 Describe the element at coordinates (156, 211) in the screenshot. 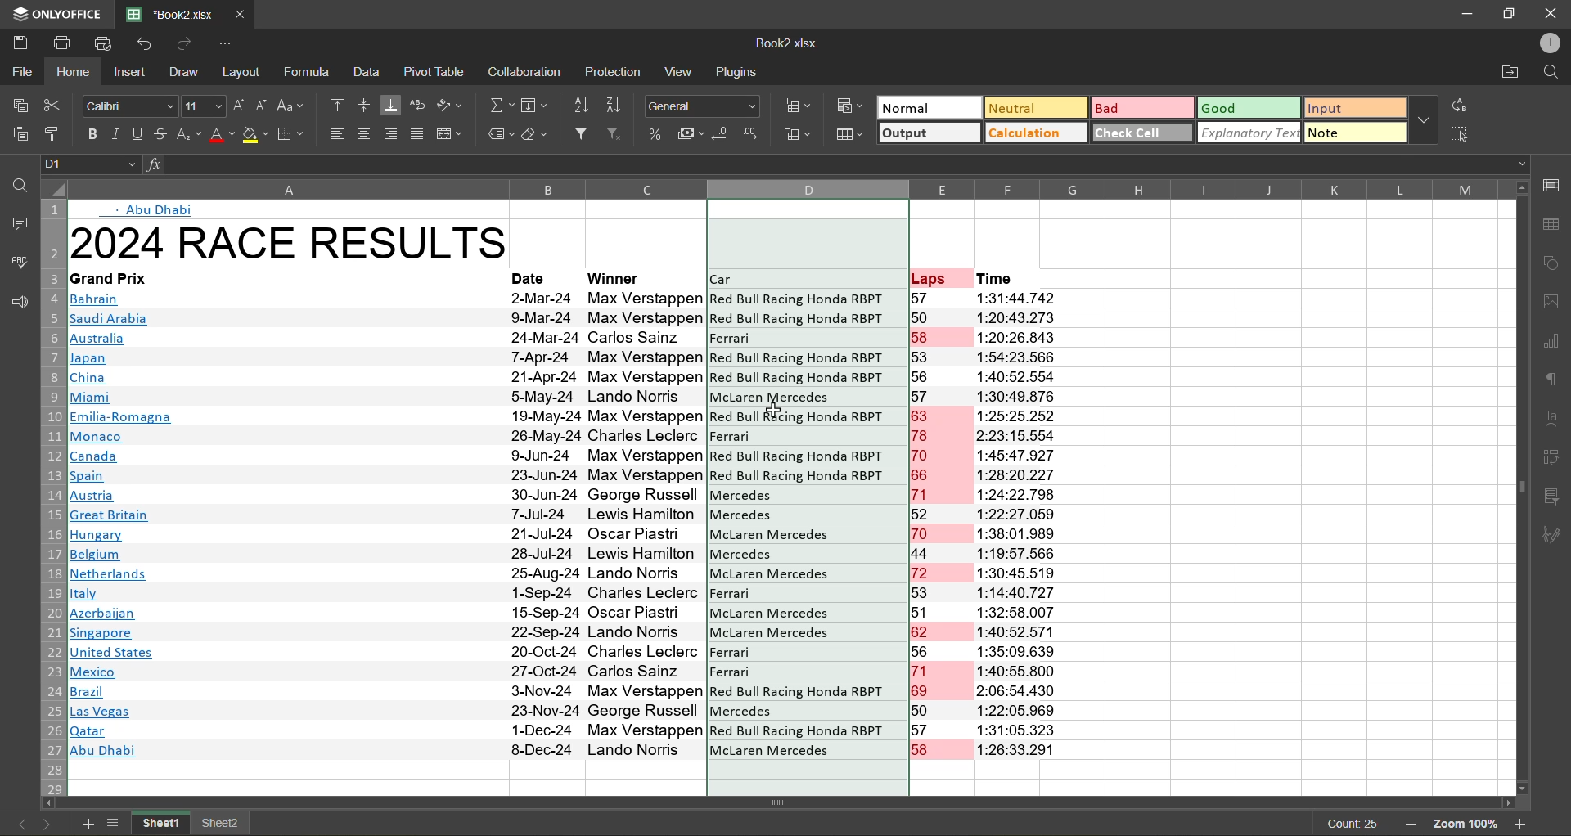

I see ` Abu Dhabi` at that location.